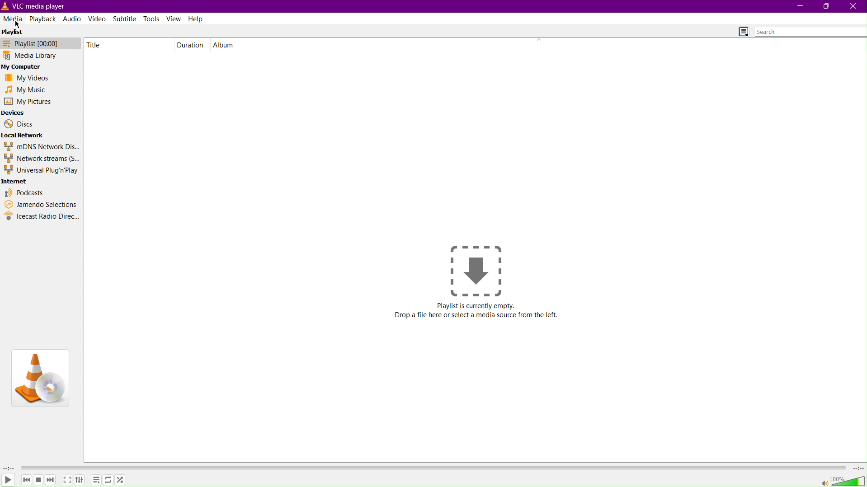 The width and height of the screenshot is (867, 487). What do you see at coordinates (742, 31) in the screenshot?
I see `Change playlist view` at bounding box center [742, 31].